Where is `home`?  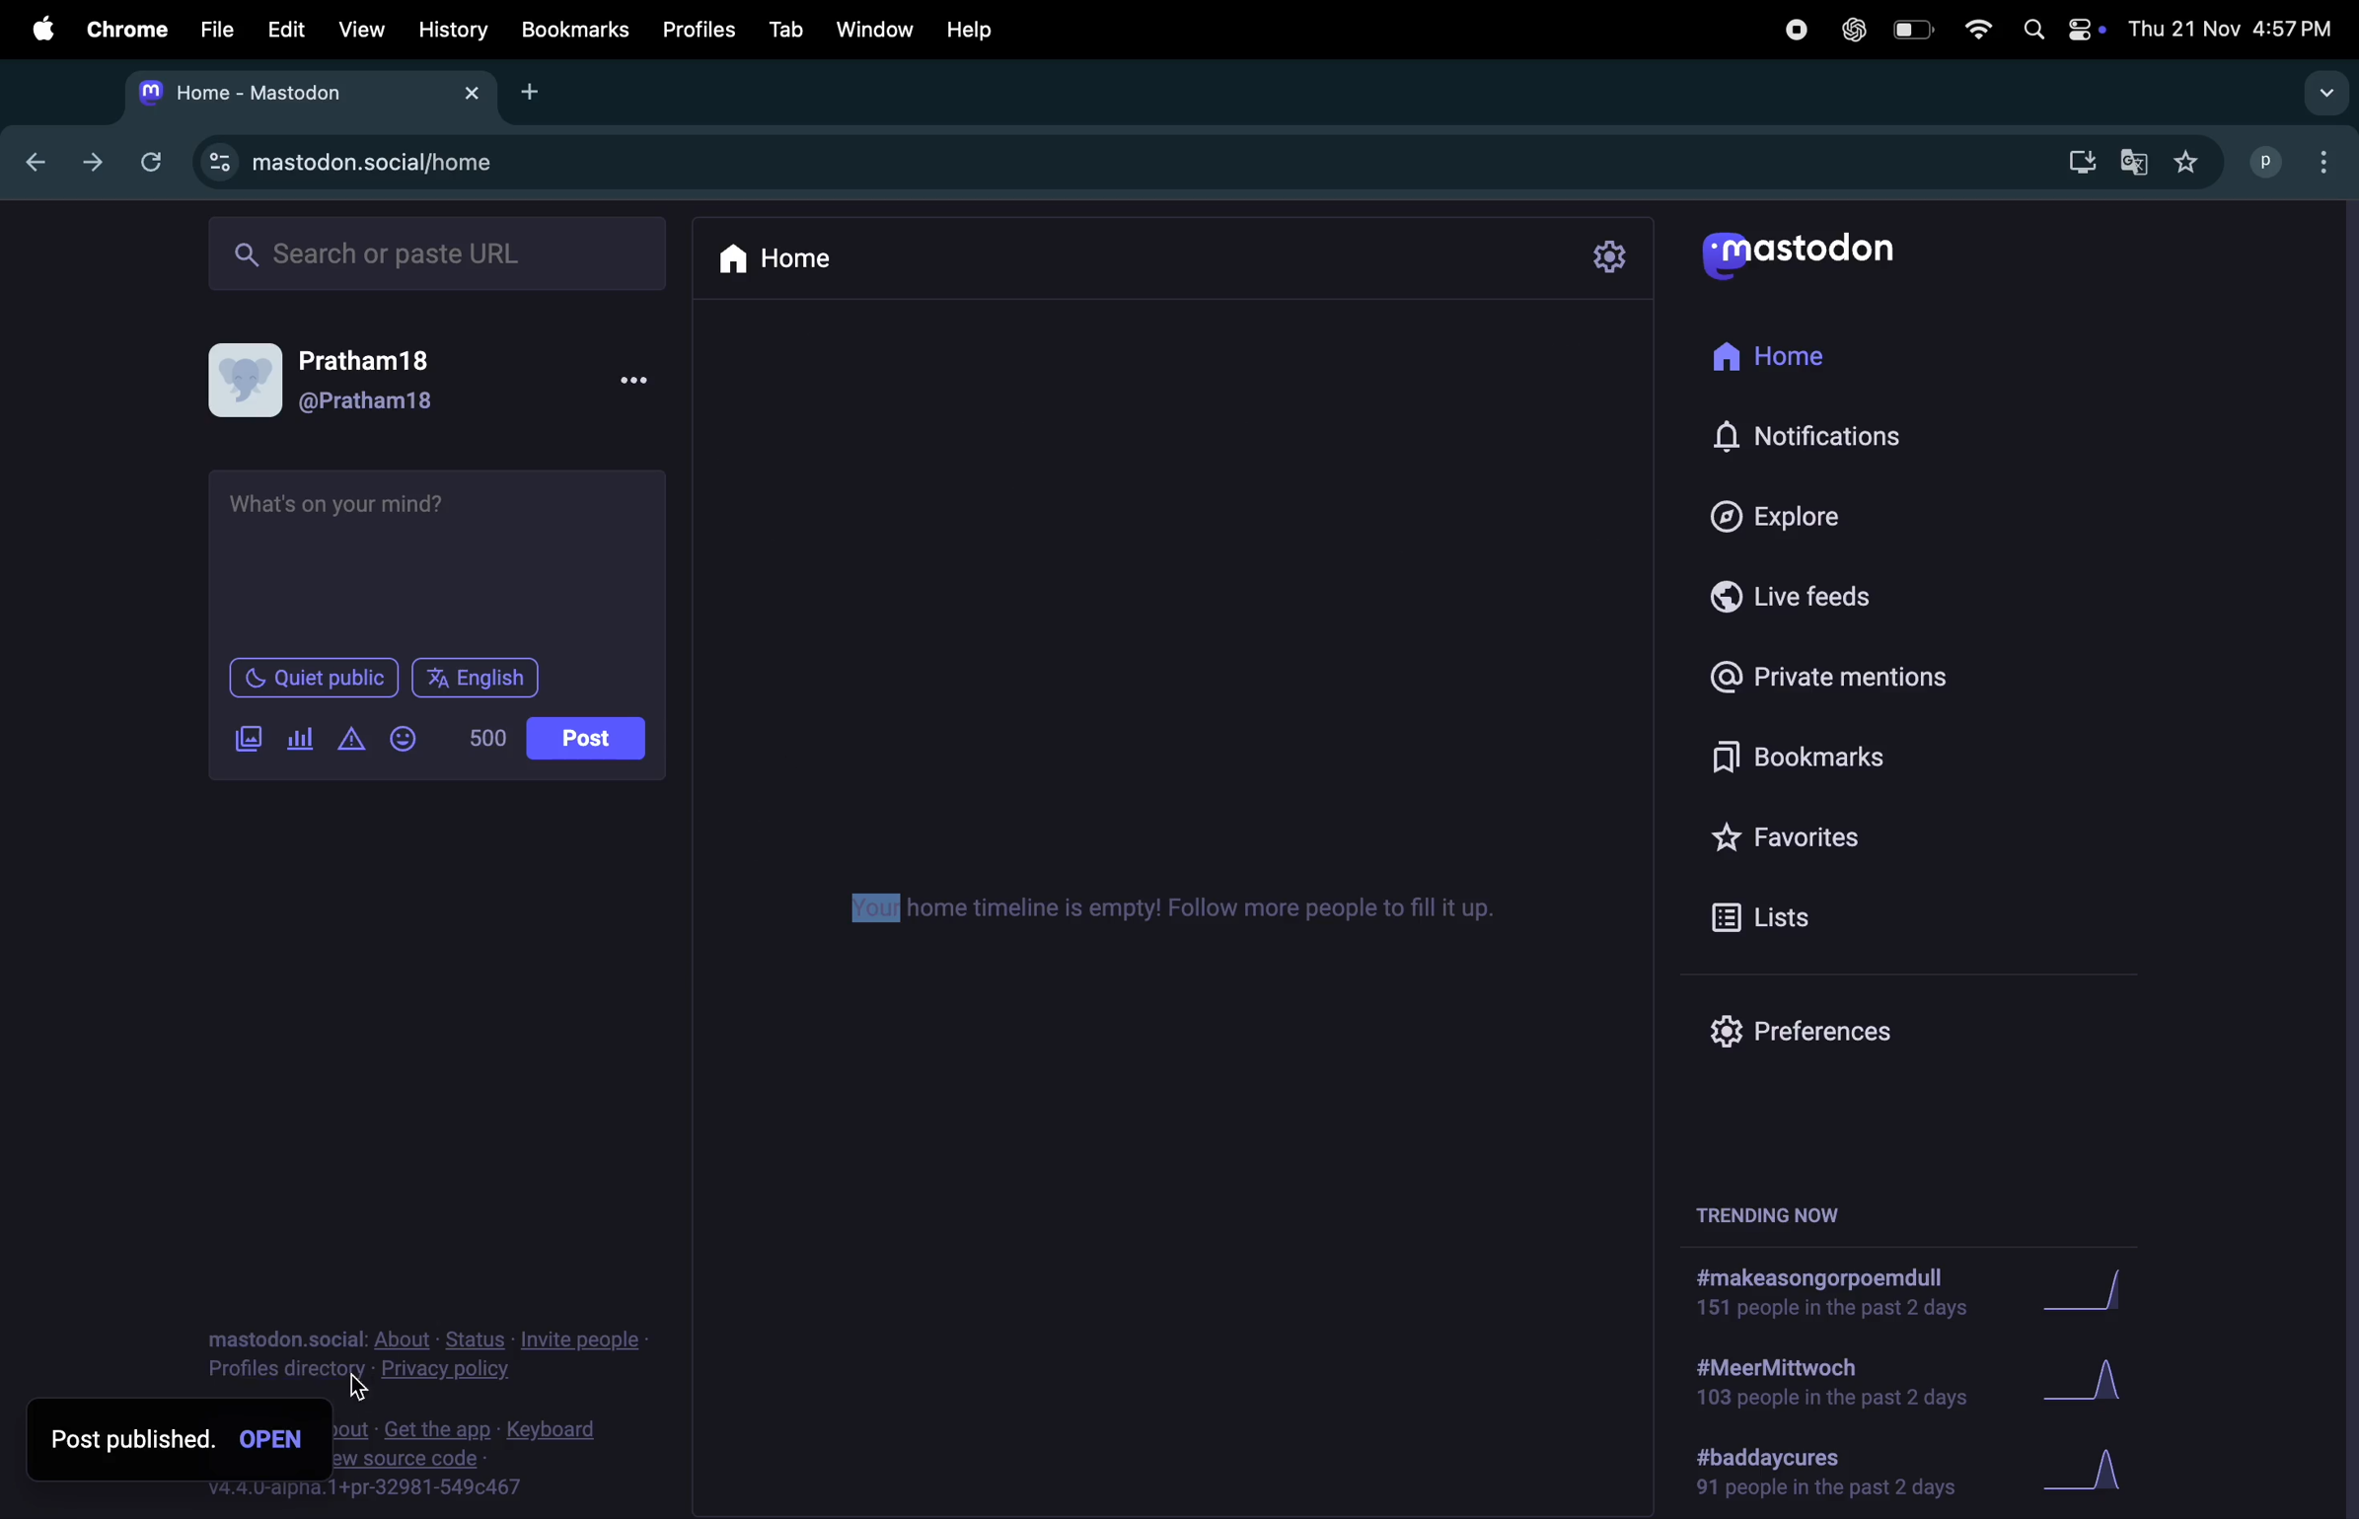
home is located at coordinates (788, 259).